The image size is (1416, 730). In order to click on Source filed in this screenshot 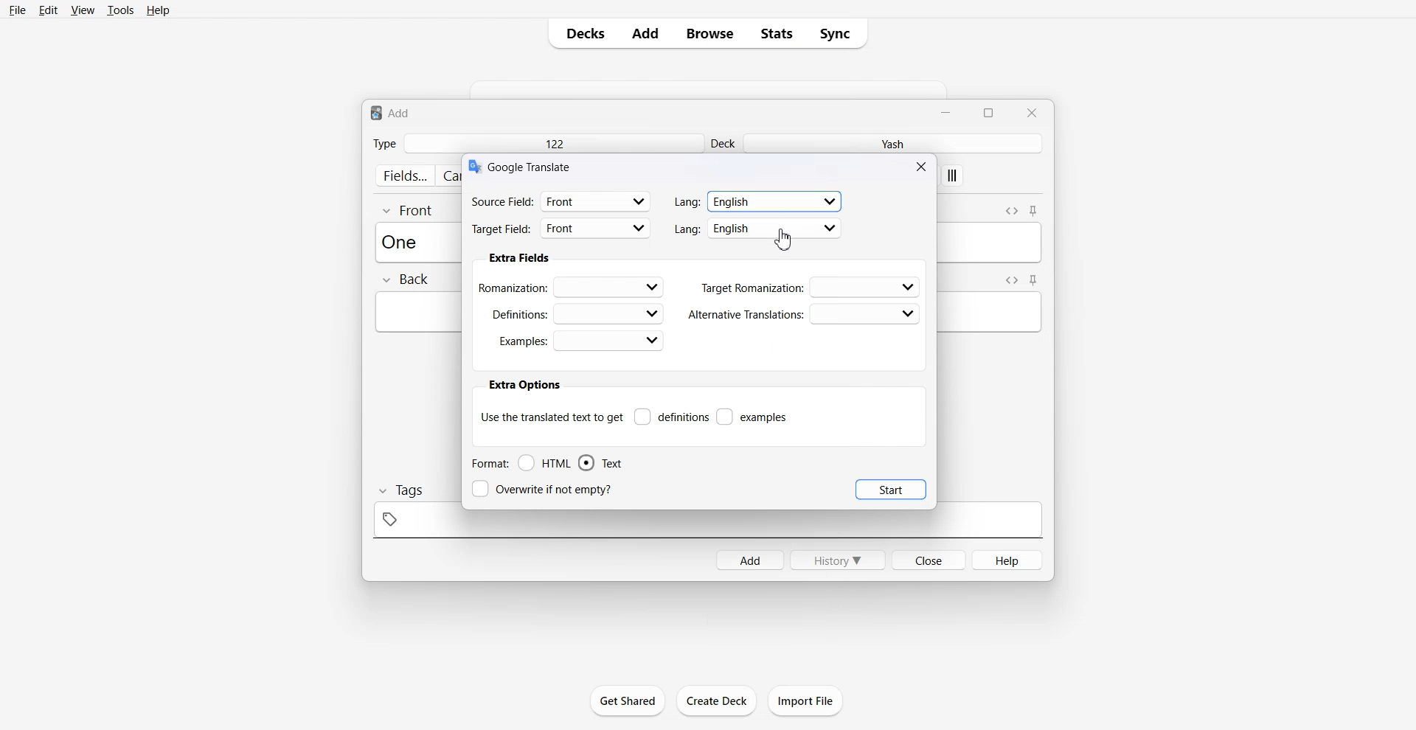, I will do `click(561, 201)`.